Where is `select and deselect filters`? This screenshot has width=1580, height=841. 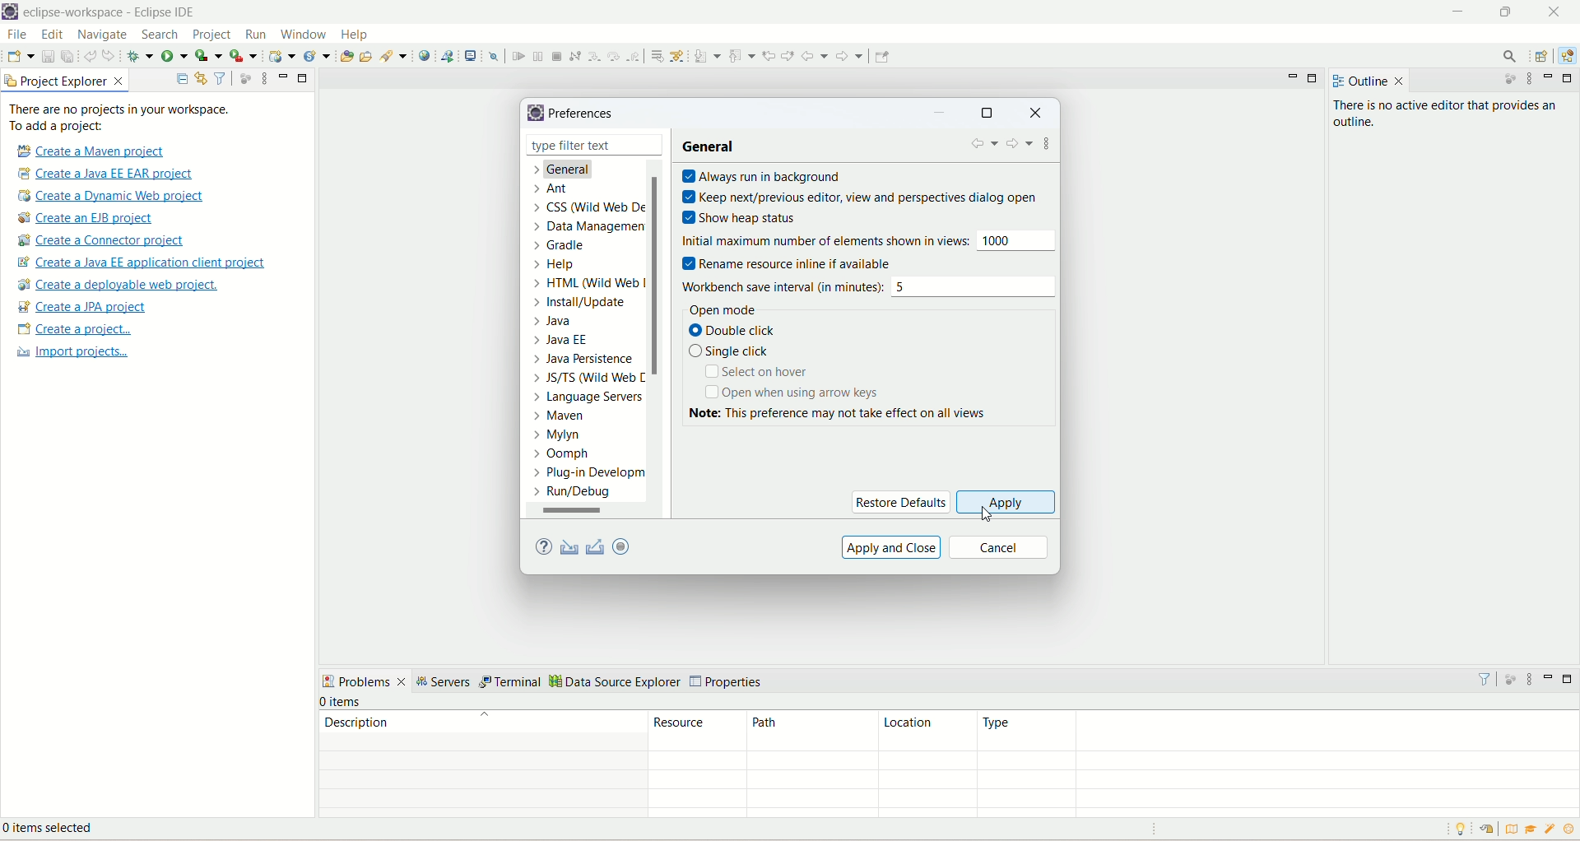 select and deselect filters is located at coordinates (221, 77).